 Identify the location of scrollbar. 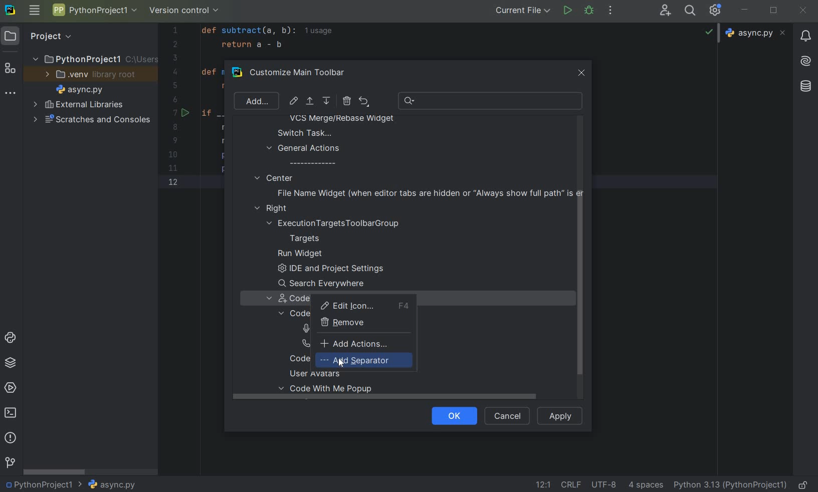
(578, 291).